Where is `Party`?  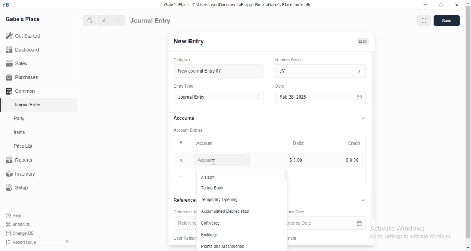 Party is located at coordinates (21, 119).